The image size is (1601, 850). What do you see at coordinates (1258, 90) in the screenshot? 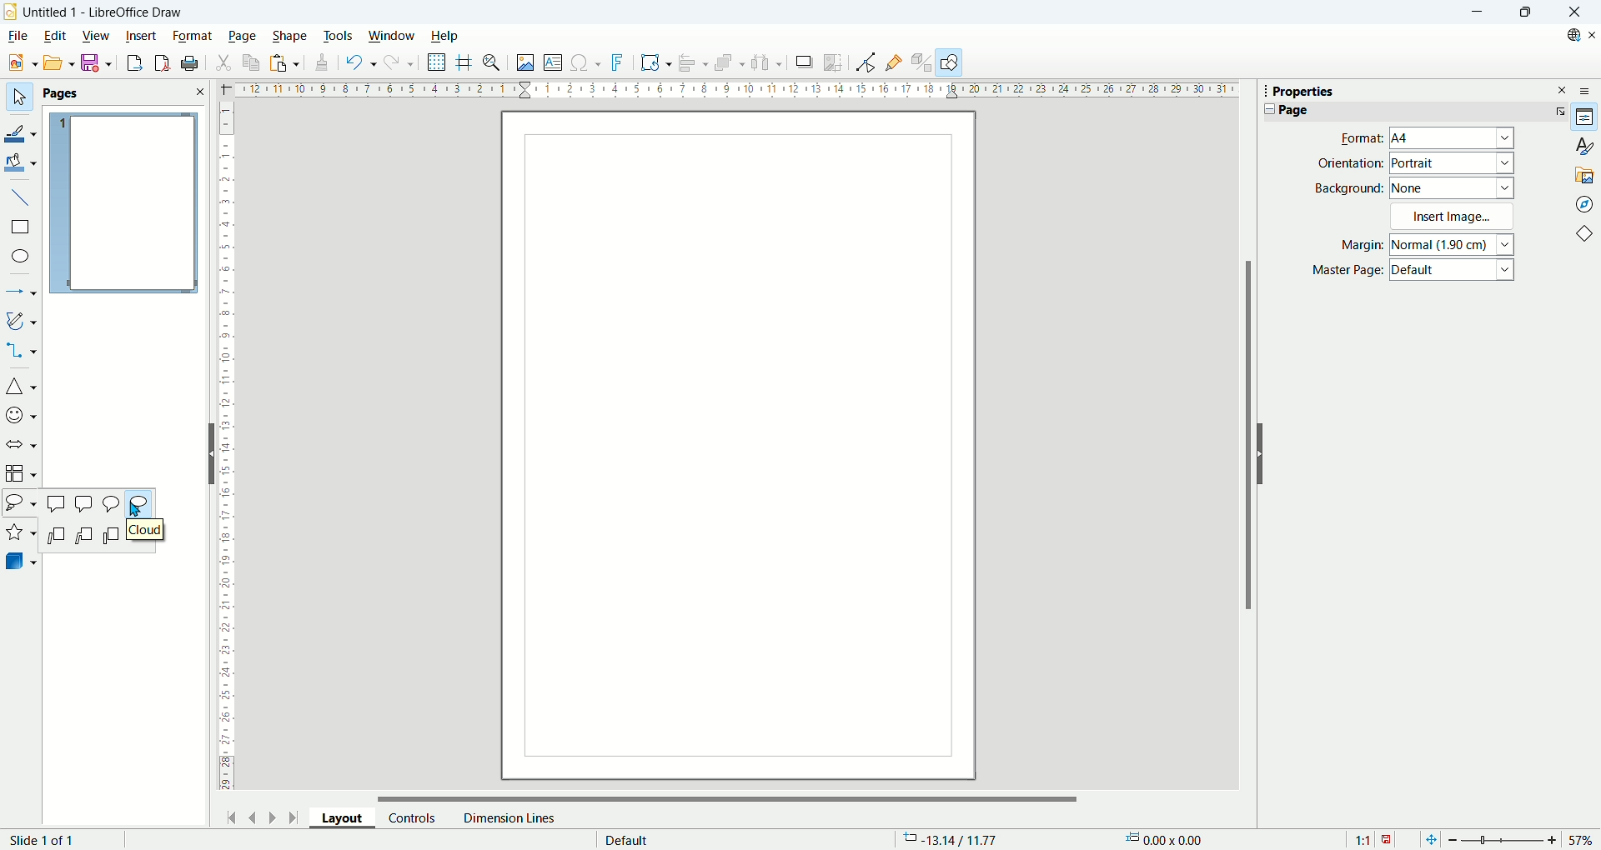
I see `Tooltip drag` at bounding box center [1258, 90].